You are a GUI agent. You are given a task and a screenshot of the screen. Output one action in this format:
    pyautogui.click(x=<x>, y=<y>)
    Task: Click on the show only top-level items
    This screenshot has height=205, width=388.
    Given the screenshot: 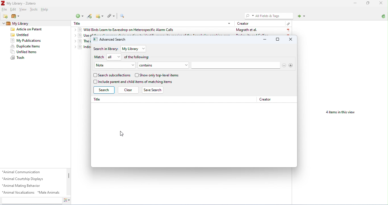 What is the action you would take?
    pyautogui.click(x=159, y=75)
    